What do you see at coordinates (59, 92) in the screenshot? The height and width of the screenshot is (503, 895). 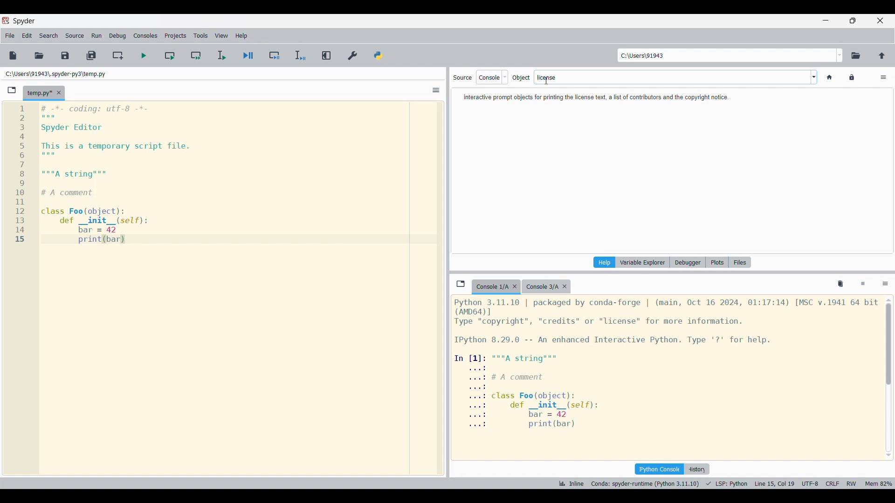 I see `Close` at bounding box center [59, 92].